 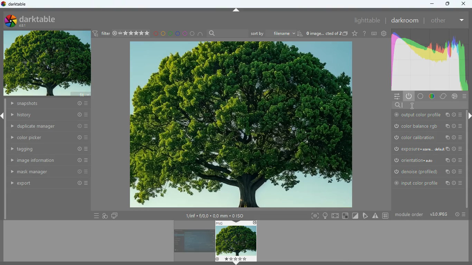 What do you see at coordinates (395, 97) in the screenshot?
I see `menu` at bounding box center [395, 97].